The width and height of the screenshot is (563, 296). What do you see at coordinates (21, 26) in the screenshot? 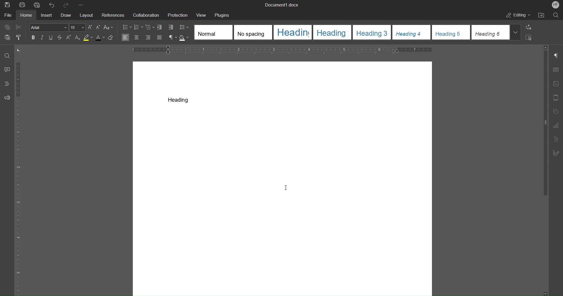
I see `Cut` at bounding box center [21, 26].